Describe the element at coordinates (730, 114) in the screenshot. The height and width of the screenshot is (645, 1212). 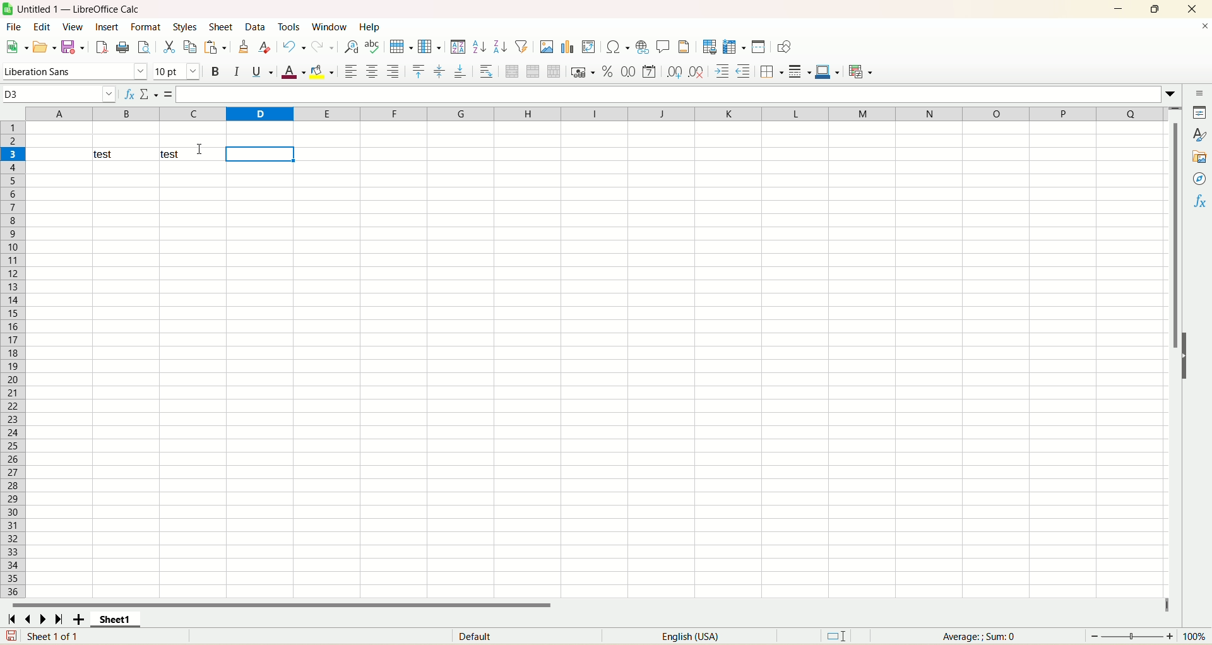
I see `column divisions ` at that location.